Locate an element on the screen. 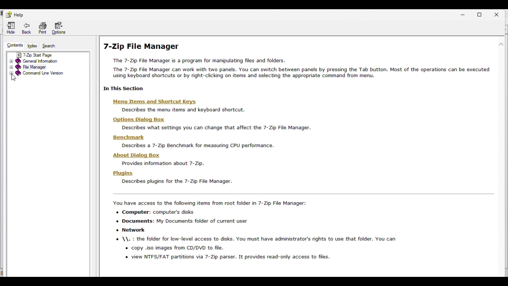 Image resolution: width=508 pixels, height=286 pixels. 7 zip file manager help page is located at coordinates (304, 67).